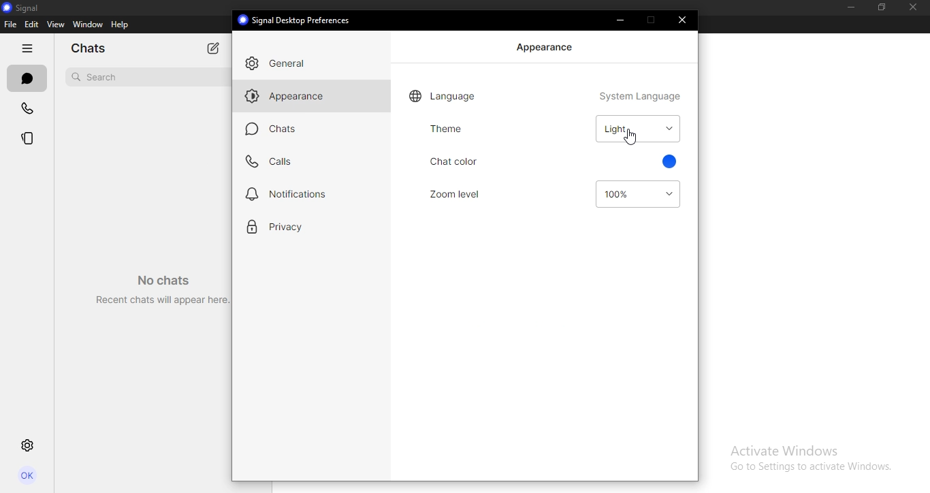 This screenshot has width=930, height=493. What do you see at coordinates (29, 477) in the screenshot?
I see `profile` at bounding box center [29, 477].